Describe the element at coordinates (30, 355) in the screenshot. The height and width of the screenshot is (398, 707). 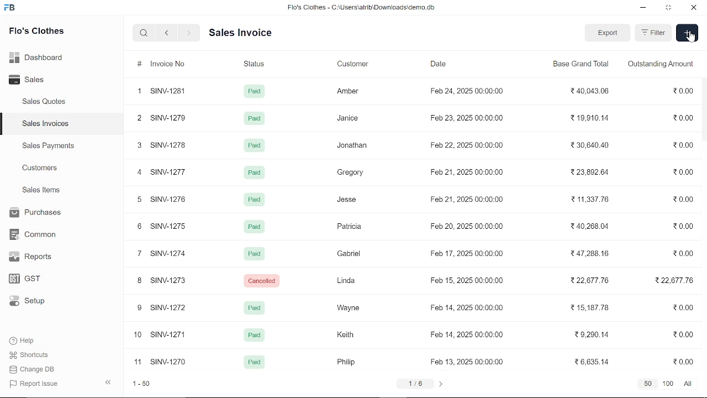
I see `Shortcuts` at that location.